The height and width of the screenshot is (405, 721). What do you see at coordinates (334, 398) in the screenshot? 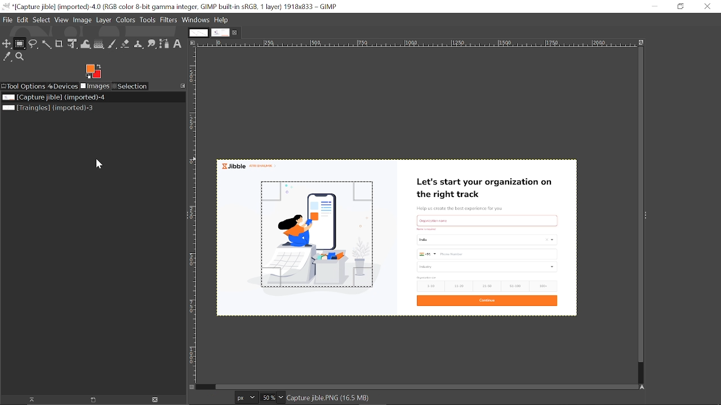
I see `Current image format and size` at bounding box center [334, 398].